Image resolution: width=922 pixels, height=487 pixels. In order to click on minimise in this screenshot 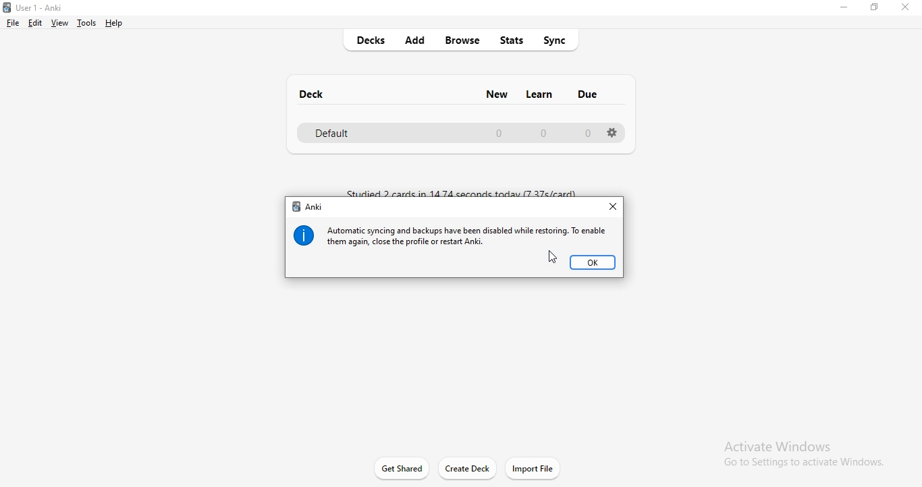, I will do `click(842, 9)`.